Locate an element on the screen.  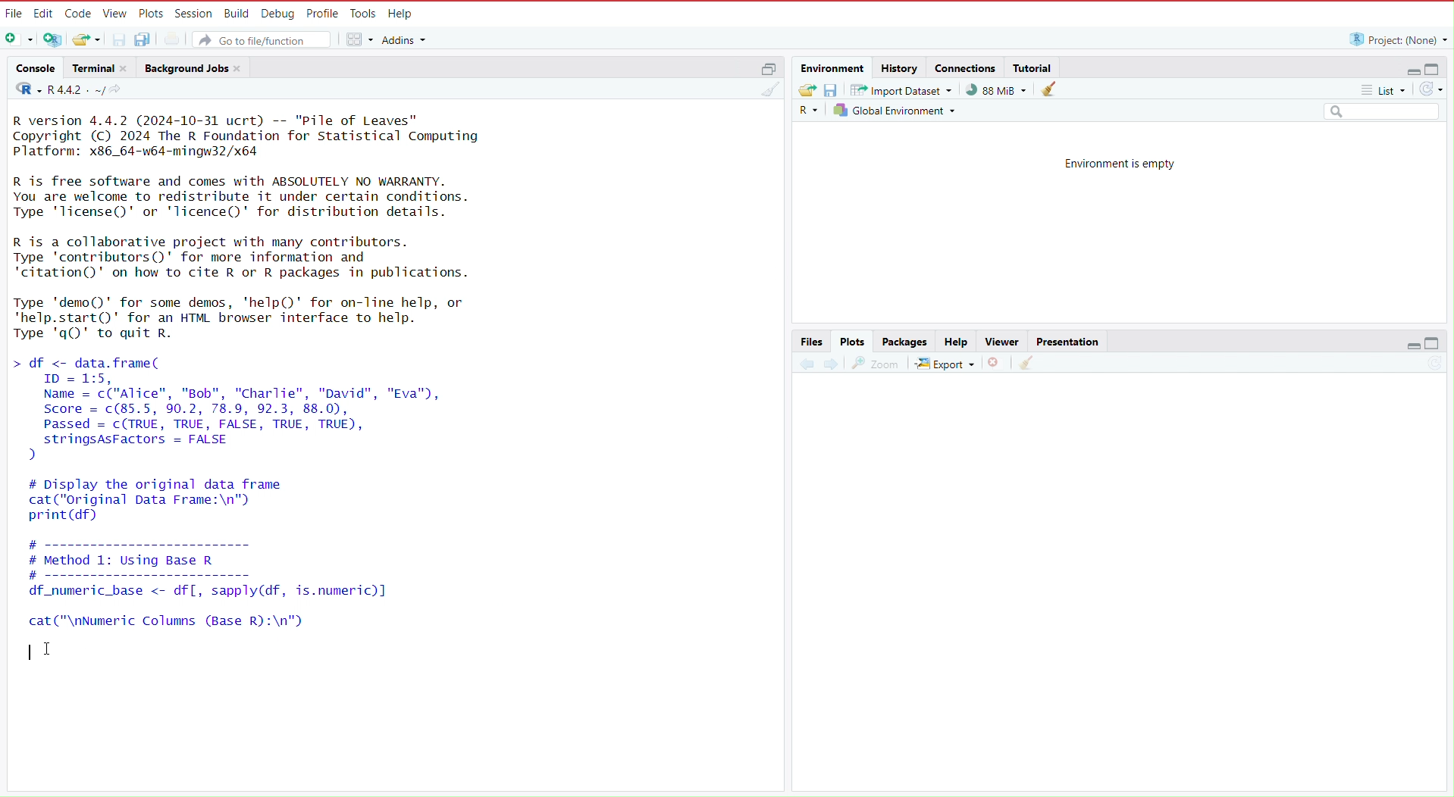
Edit is located at coordinates (43, 11).